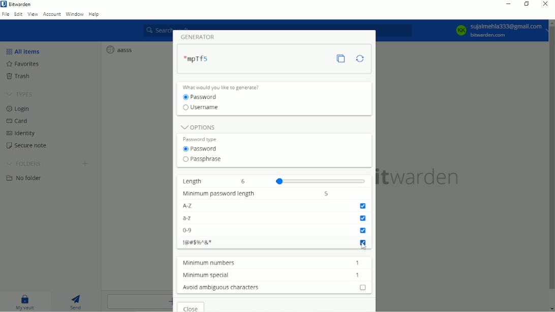  What do you see at coordinates (499, 31) in the screenshot?
I see `Account option` at bounding box center [499, 31].